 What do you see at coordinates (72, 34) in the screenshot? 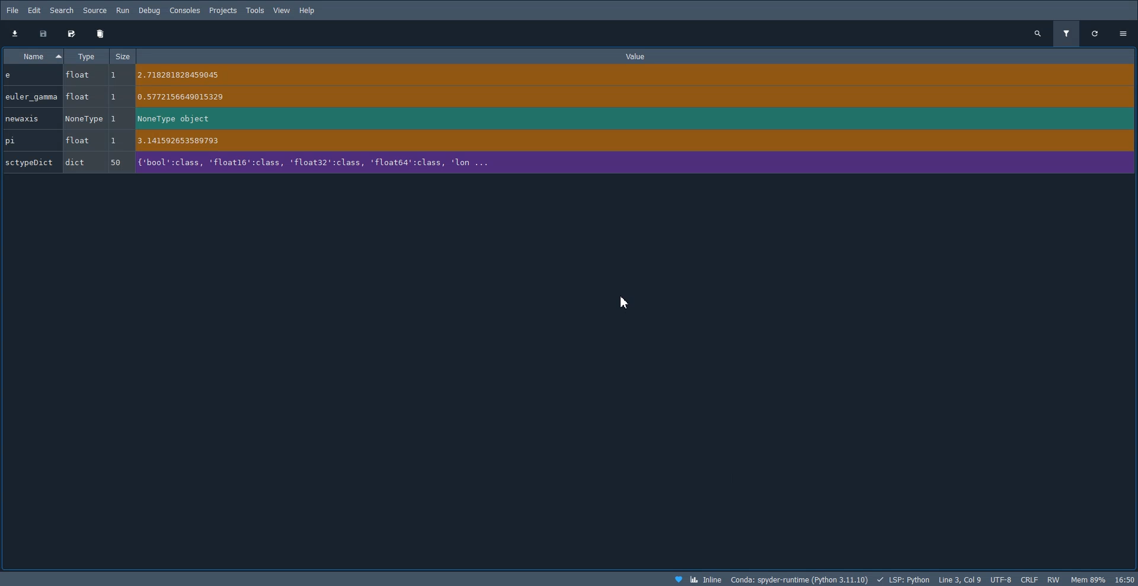
I see `Save data as` at bounding box center [72, 34].